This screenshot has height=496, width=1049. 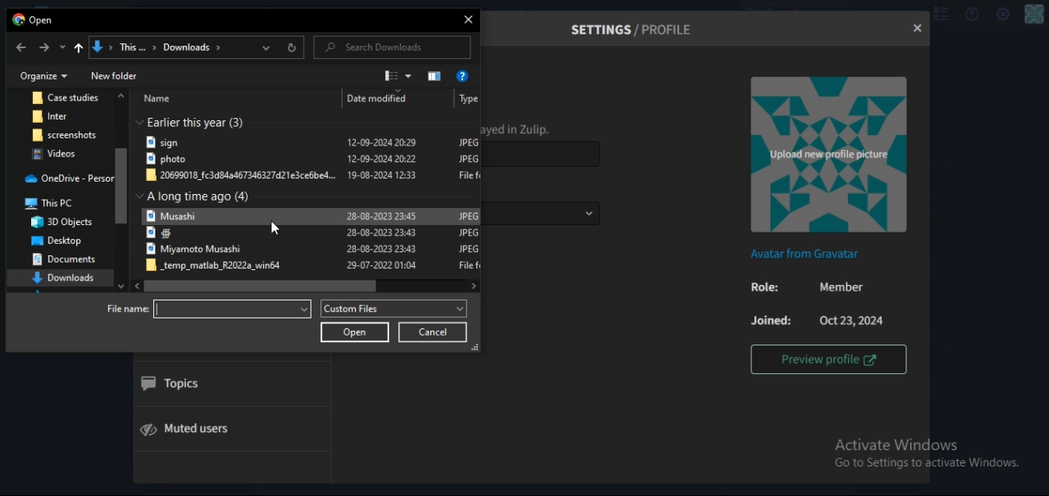 What do you see at coordinates (121, 97) in the screenshot?
I see `scroll up` at bounding box center [121, 97].